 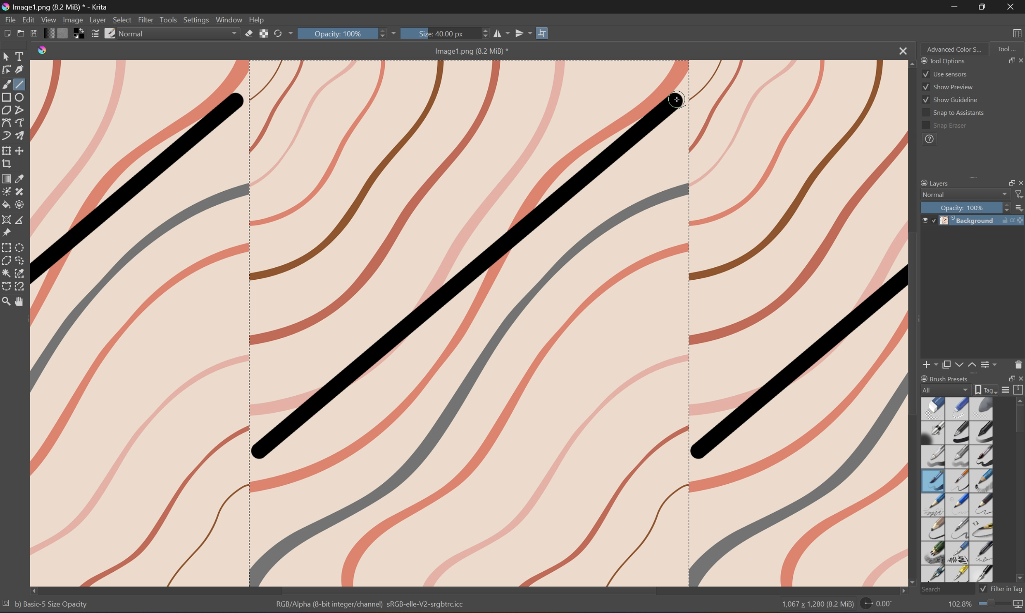 I want to click on Visibility, so click(x=923, y=218).